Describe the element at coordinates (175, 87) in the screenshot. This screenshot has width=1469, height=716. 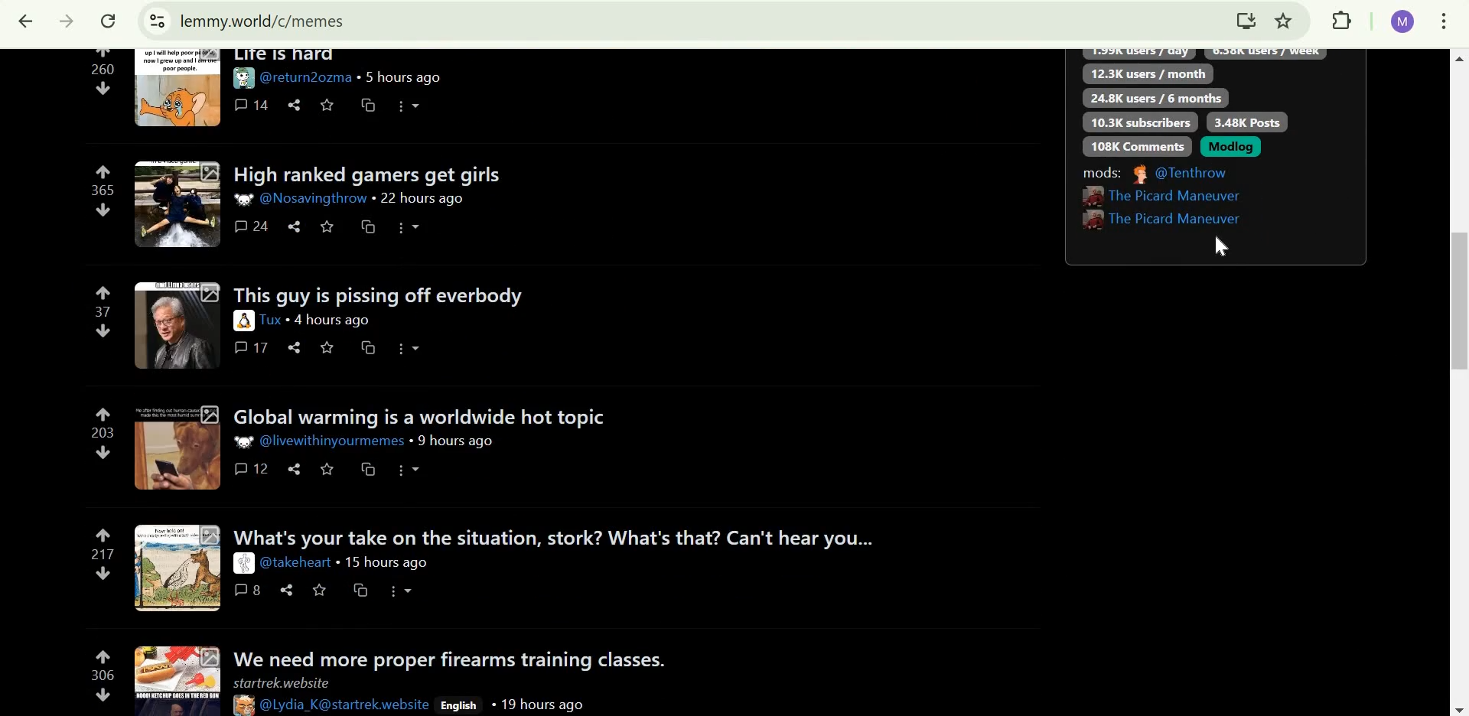
I see `expand here` at that location.